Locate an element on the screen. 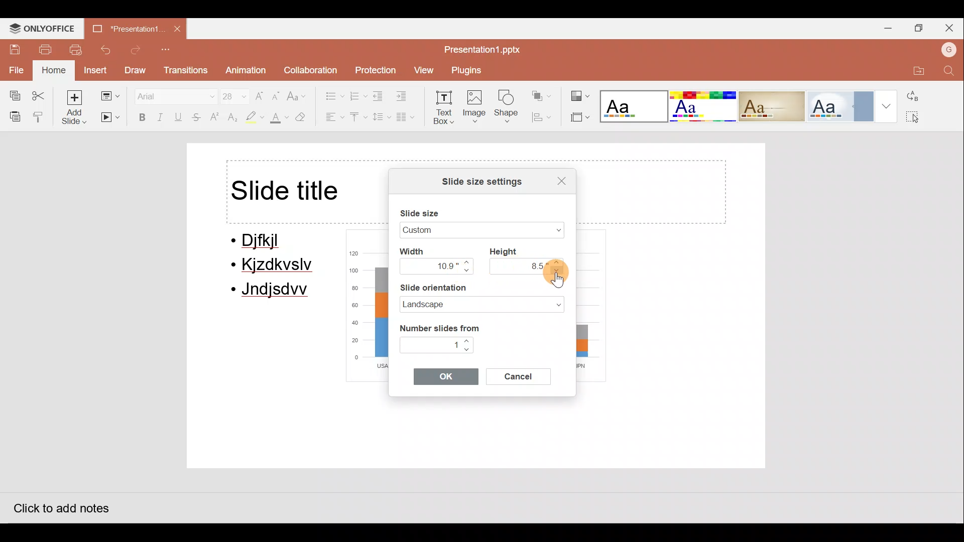 The height and width of the screenshot is (542, 964). Decrease font size is located at coordinates (277, 92).